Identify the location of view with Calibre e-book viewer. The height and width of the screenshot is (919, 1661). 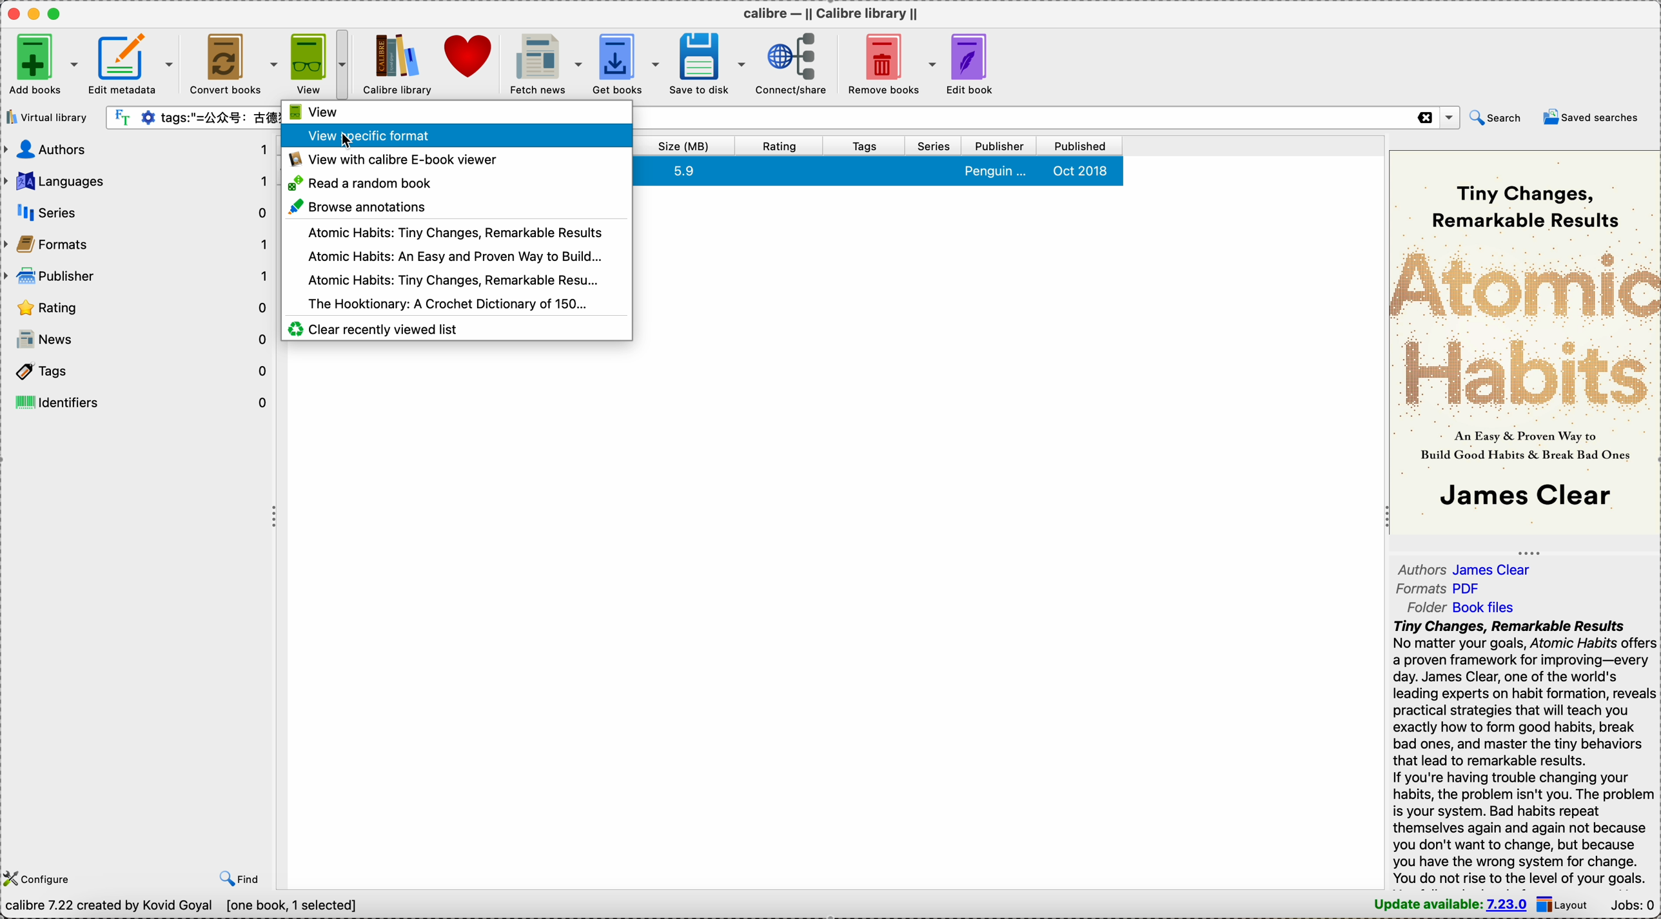
(391, 157).